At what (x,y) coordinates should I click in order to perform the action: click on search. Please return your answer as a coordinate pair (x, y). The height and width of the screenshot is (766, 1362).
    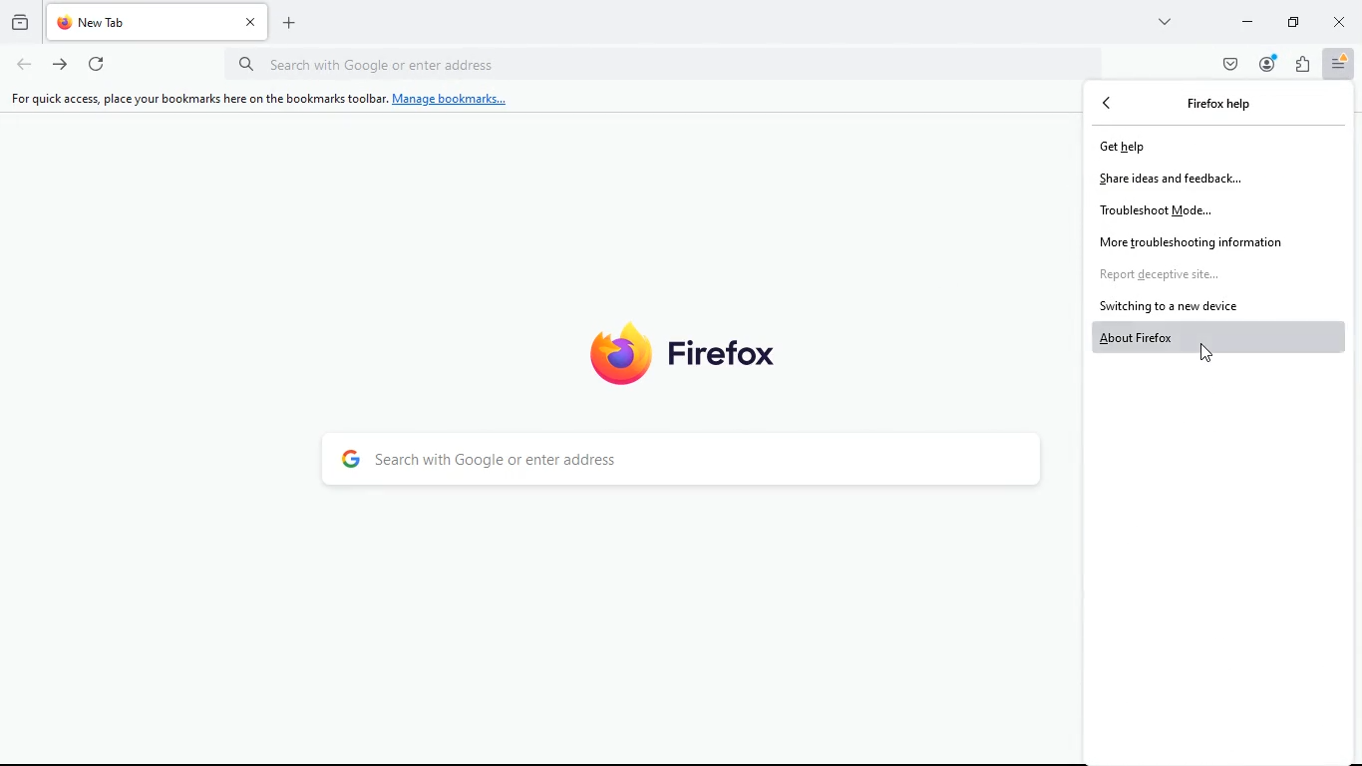
    Looking at the image, I should click on (690, 464).